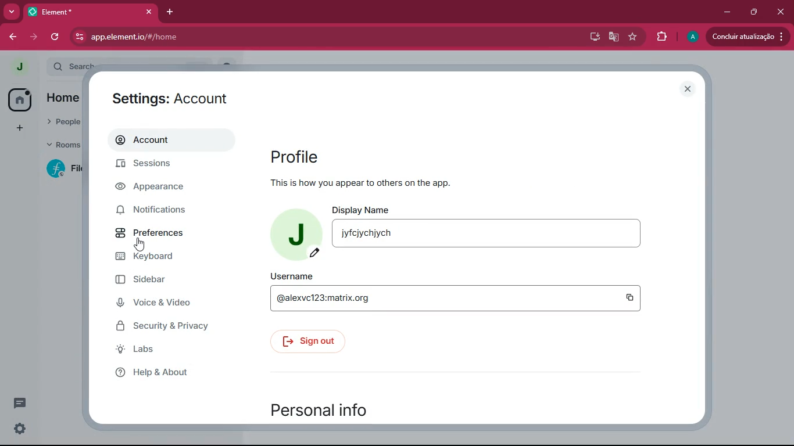  I want to click on desktop, so click(594, 38).